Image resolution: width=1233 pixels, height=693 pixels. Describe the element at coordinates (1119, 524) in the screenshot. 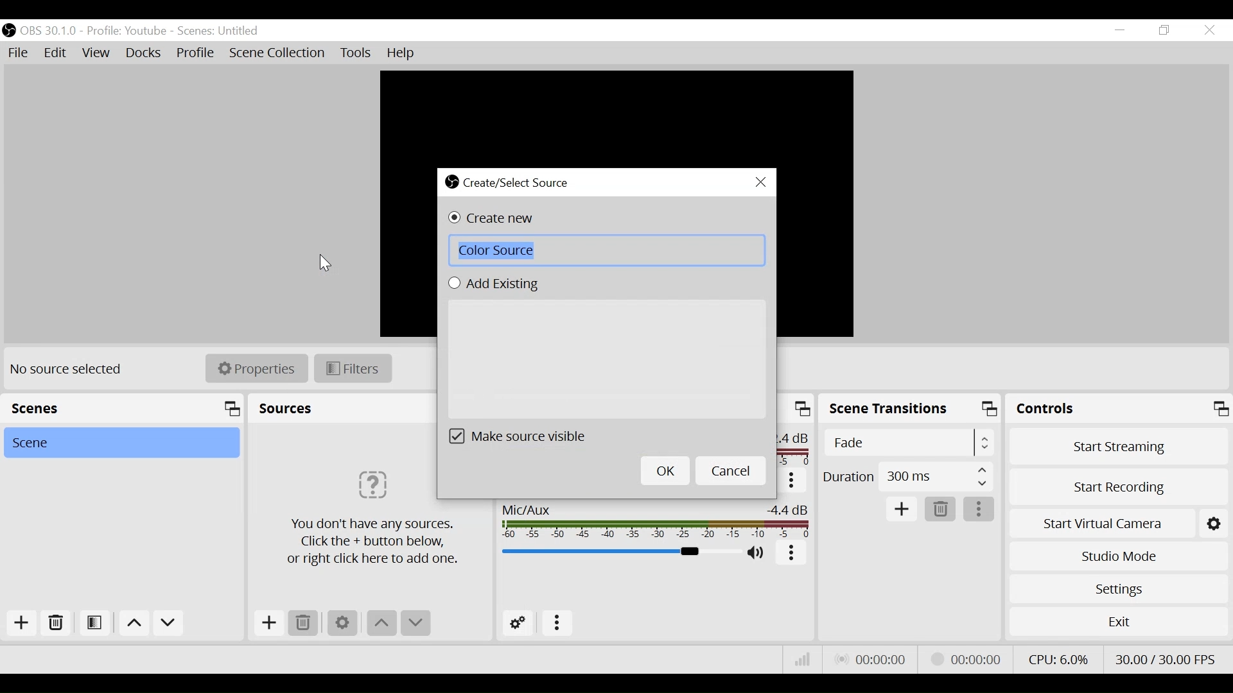

I see `Start Virtual Camera` at that location.